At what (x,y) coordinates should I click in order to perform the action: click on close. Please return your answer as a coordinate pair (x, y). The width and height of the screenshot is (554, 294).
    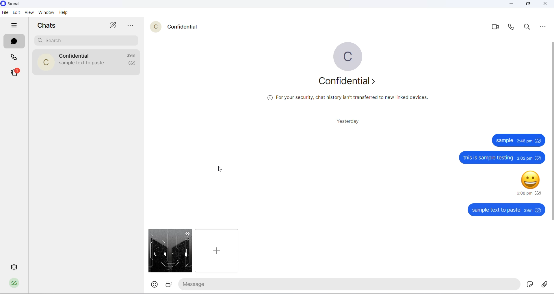
    Looking at the image, I should click on (544, 5).